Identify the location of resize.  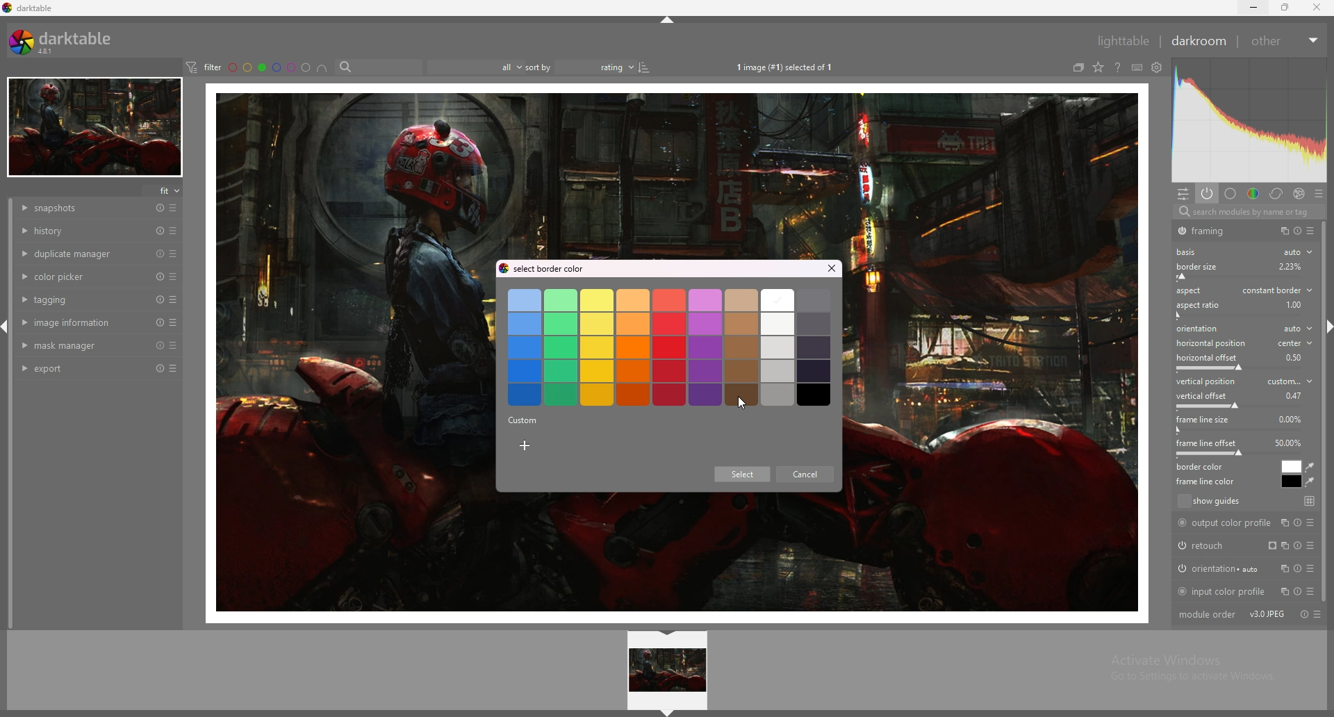
(1287, 7).